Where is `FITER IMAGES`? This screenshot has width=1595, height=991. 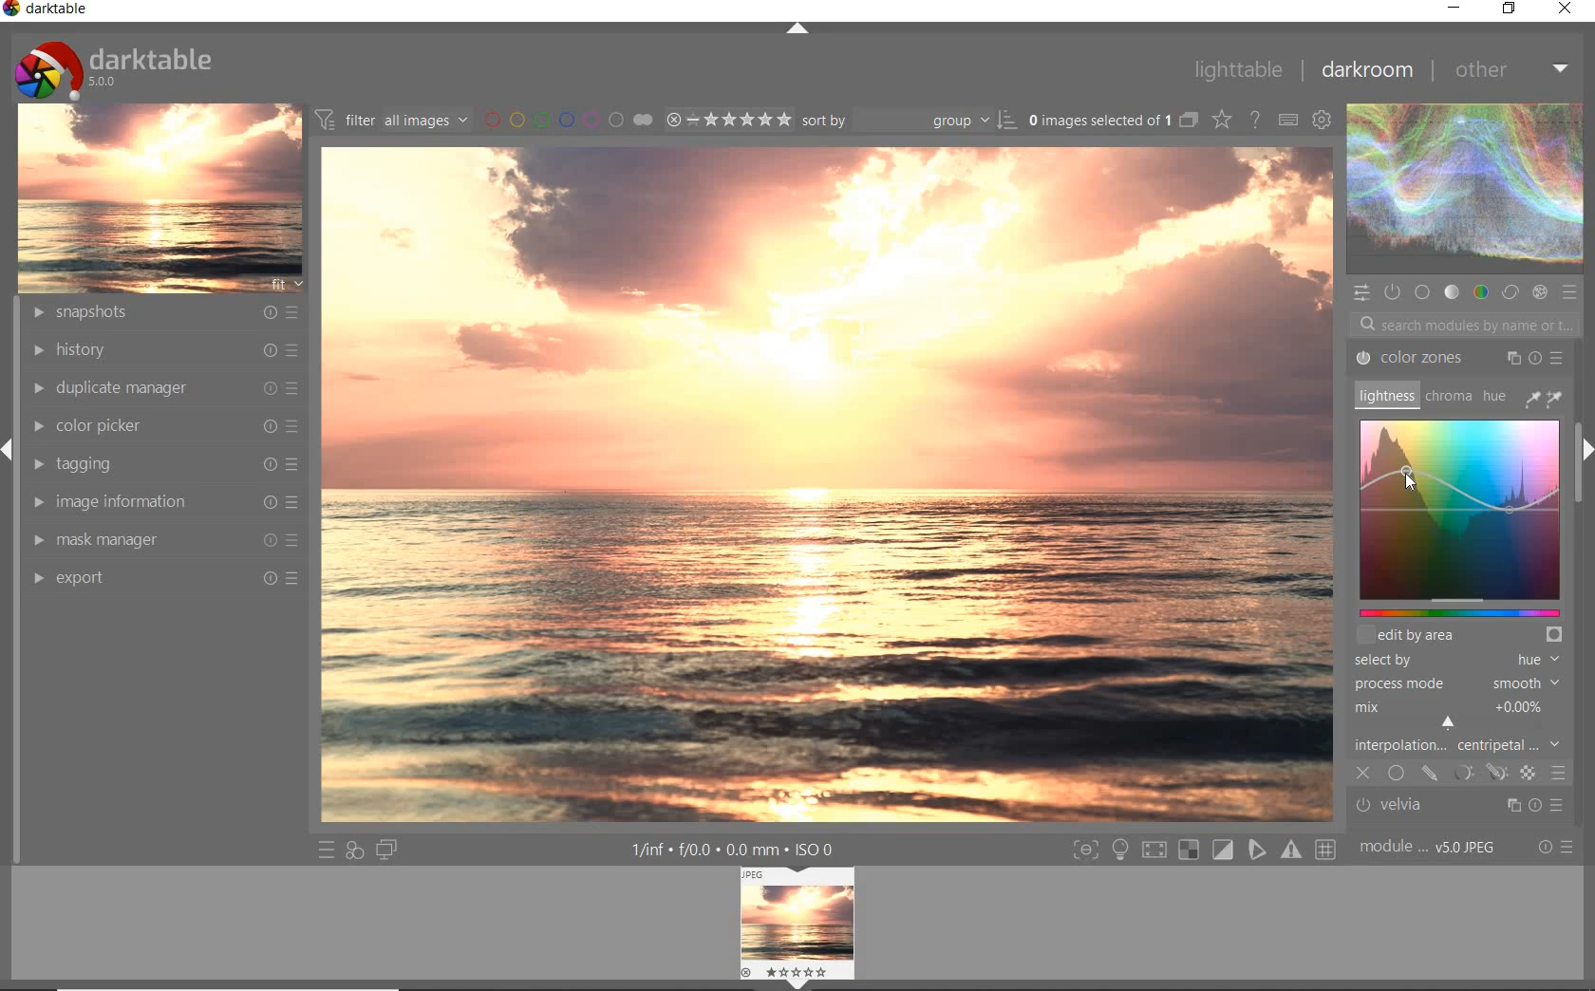
FITER IMAGES is located at coordinates (391, 119).